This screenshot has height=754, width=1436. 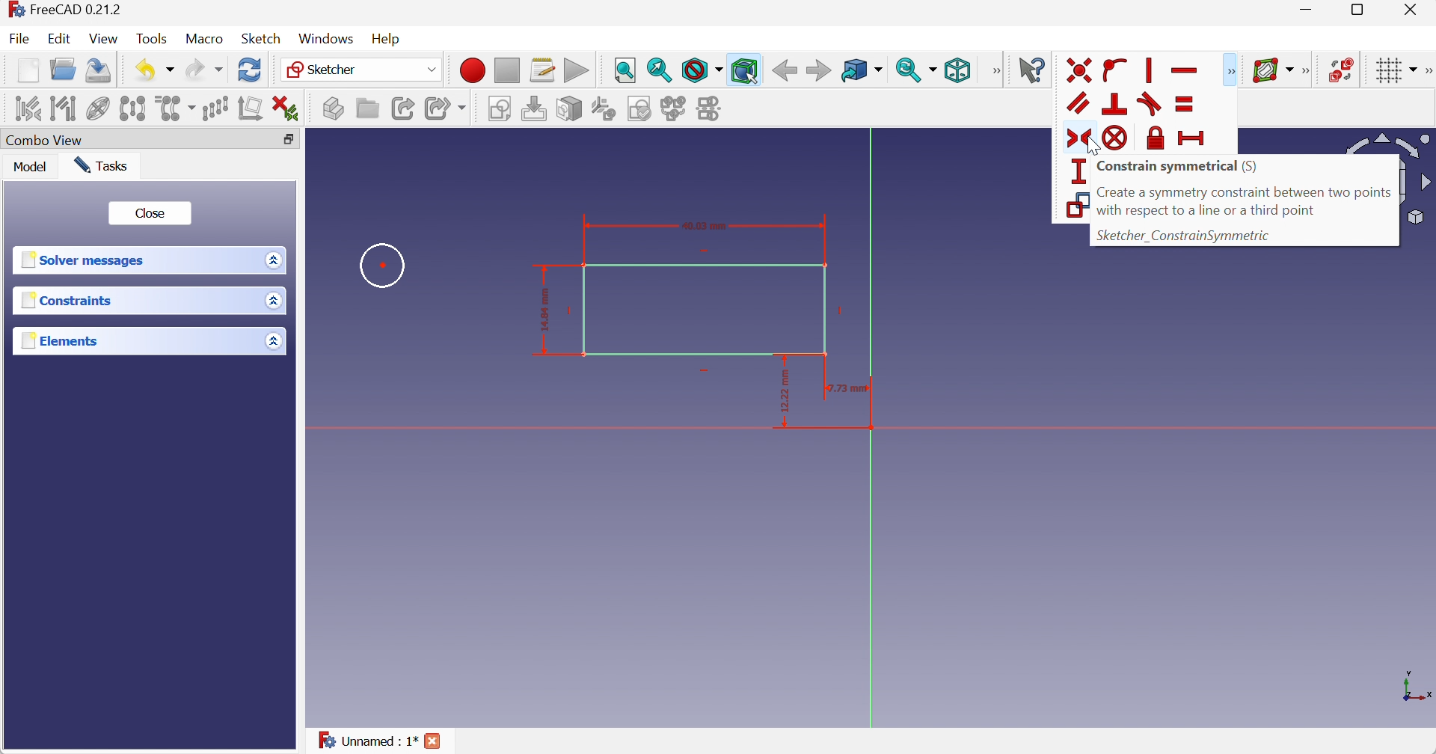 I want to click on Rectangle with dimensions, so click(x=696, y=320).